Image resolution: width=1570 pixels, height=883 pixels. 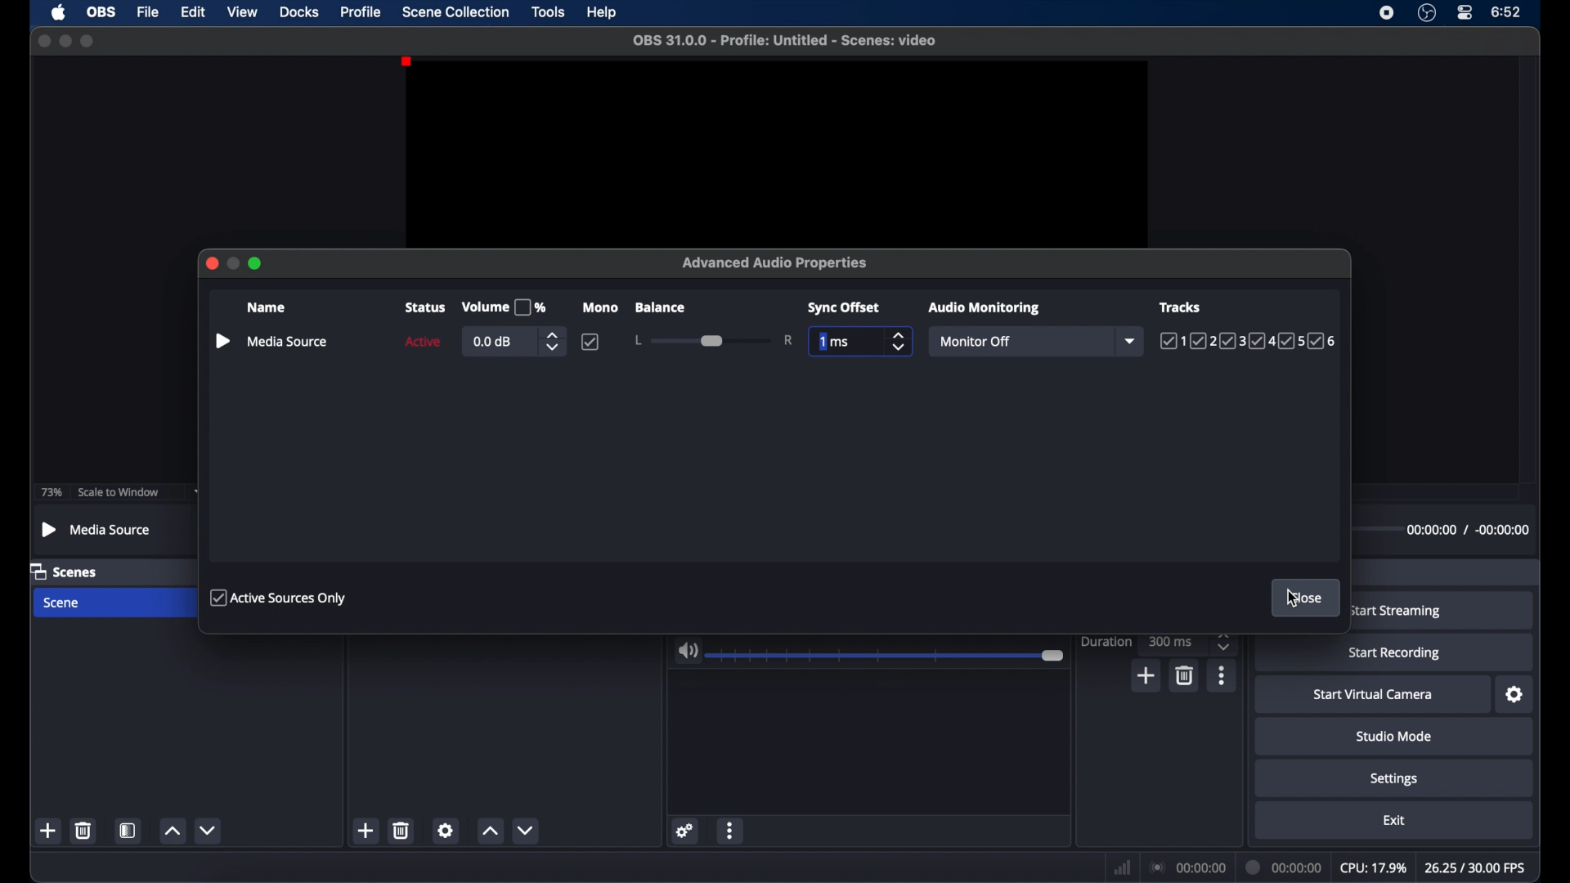 What do you see at coordinates (662, 307) in the screenshot?
I see `balance` at bounding box center [662, 307].